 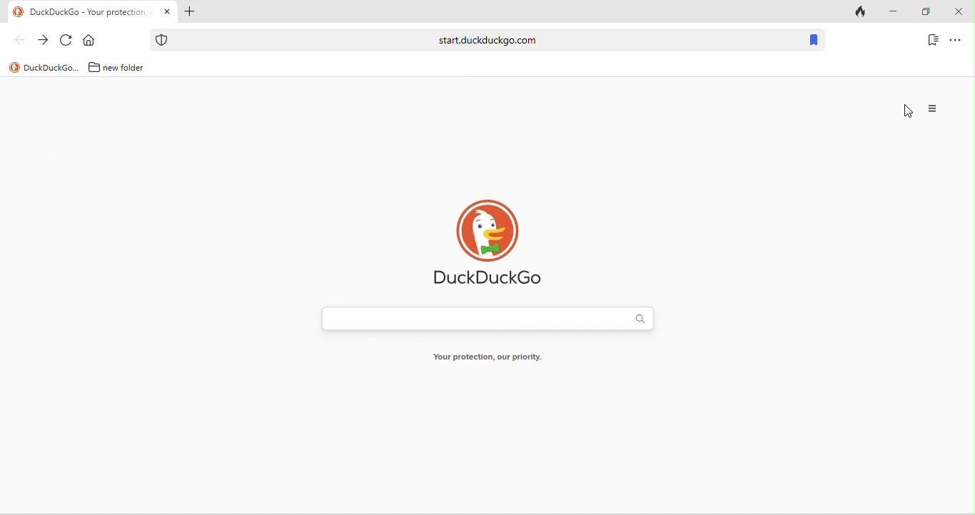 I want to click on forward, so click(x=41, y=41).